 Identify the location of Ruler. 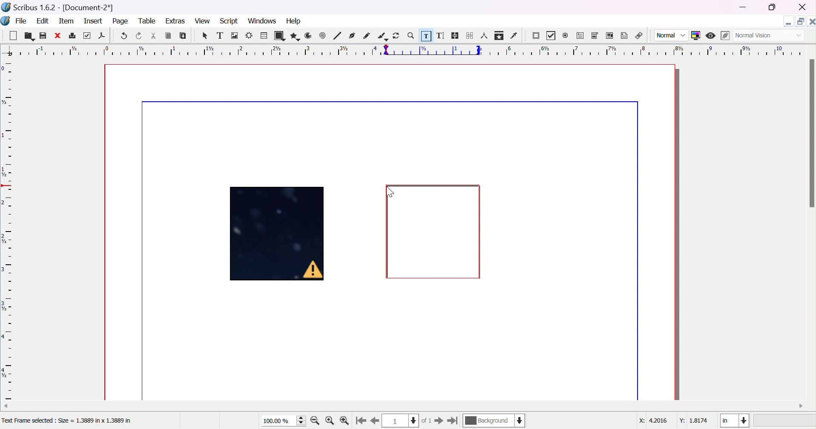
(410, 50).